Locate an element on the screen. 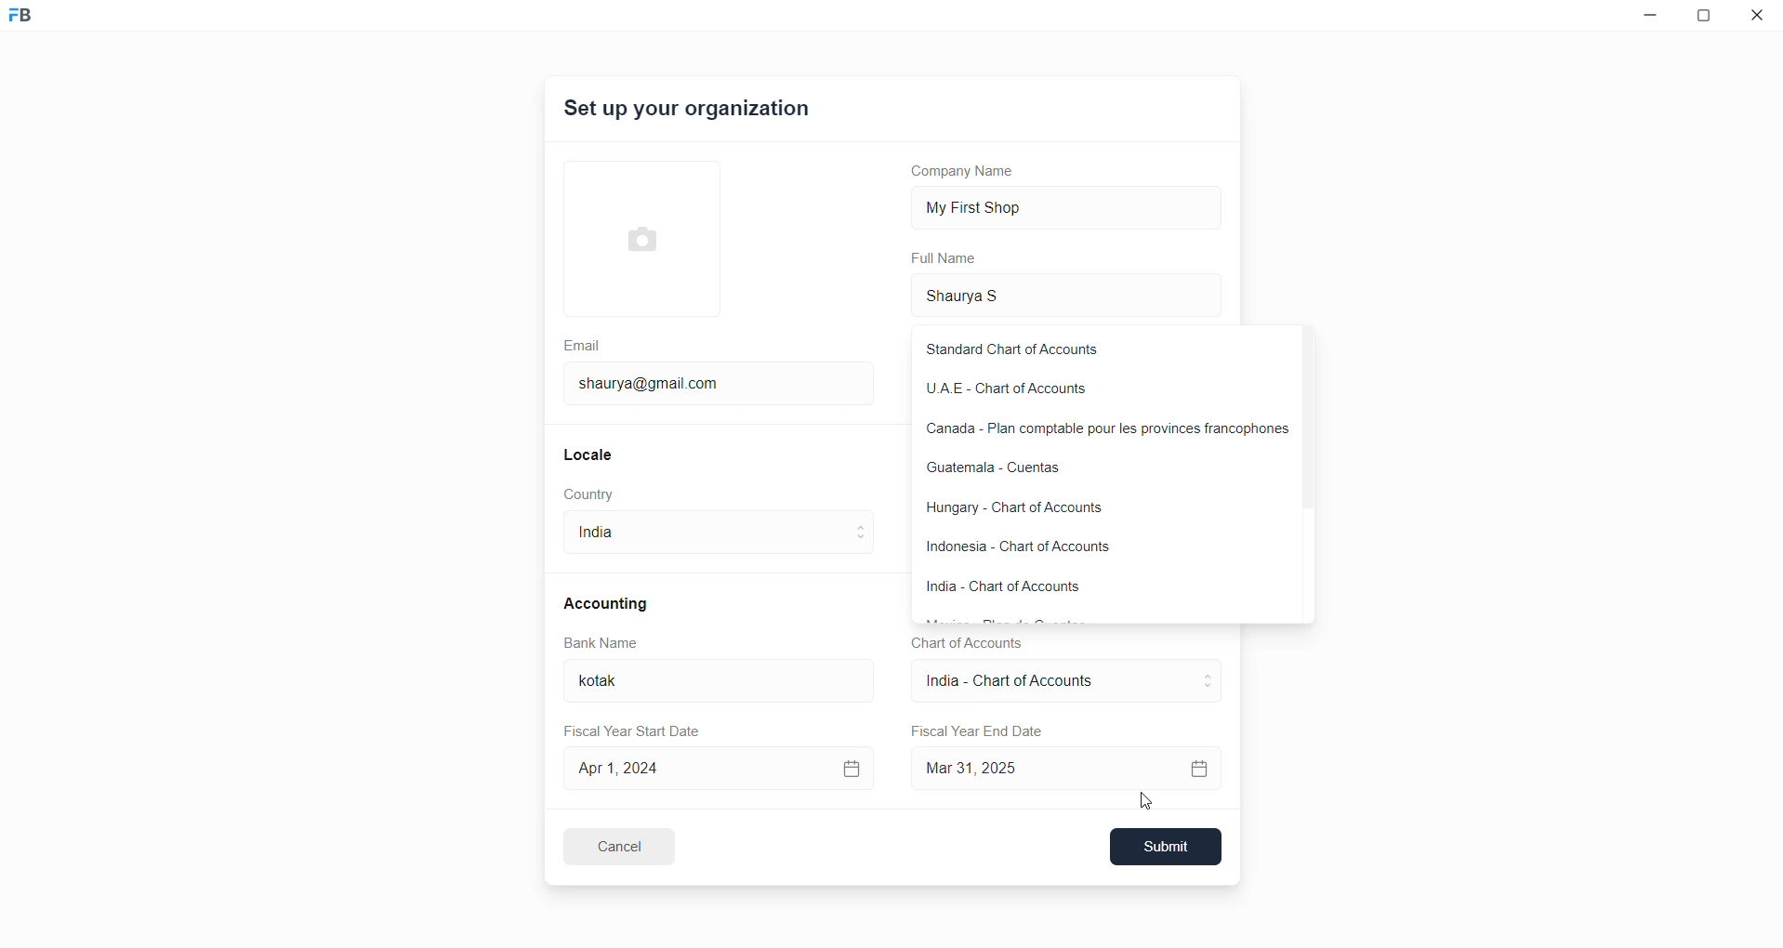 The width and height of the screenshot is (1783, 948). U.AE - Chart of Accounts is located at coordinates (1047, 395).